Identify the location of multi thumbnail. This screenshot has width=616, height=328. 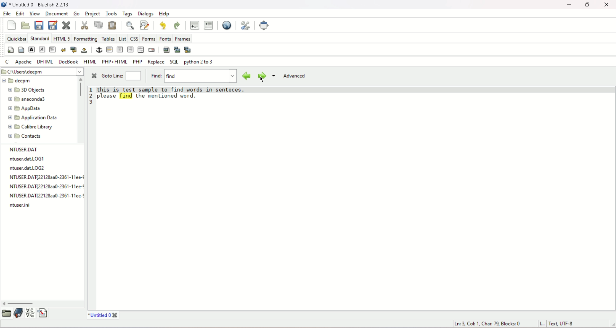
(188, 50).